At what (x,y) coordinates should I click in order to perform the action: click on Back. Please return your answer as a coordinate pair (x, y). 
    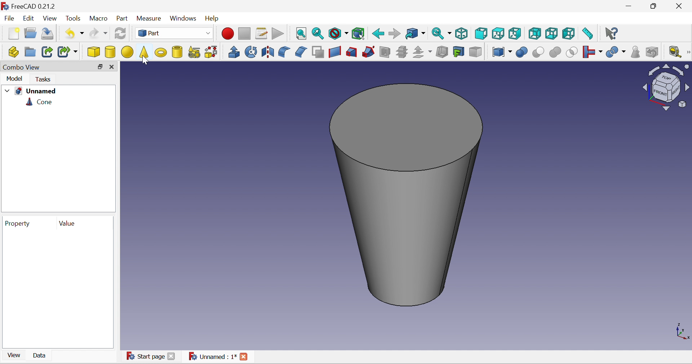
    Looking at the image, I should click on (378, 34).